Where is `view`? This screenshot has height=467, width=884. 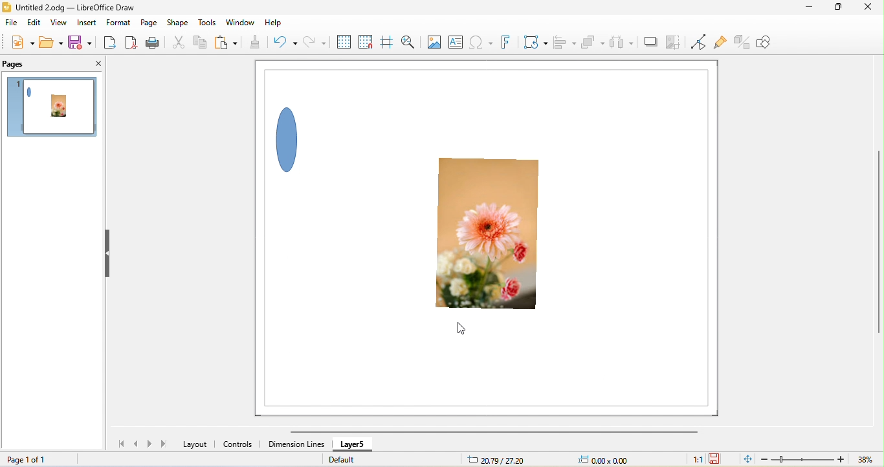
view is located at coordinates (59, 24).